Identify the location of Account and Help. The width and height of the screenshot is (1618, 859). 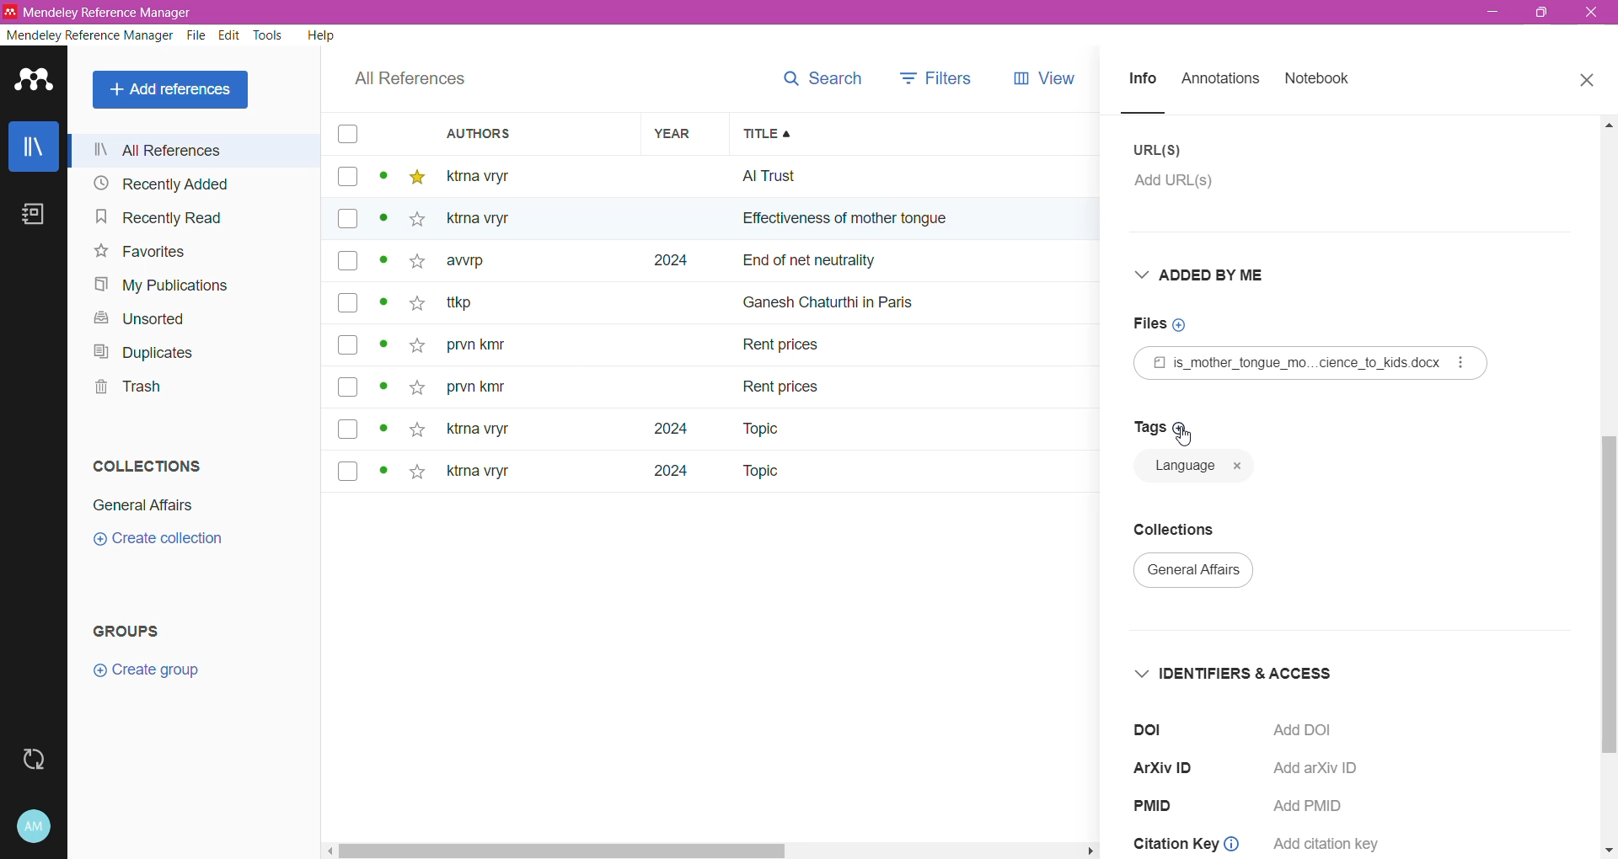
(35, 827).